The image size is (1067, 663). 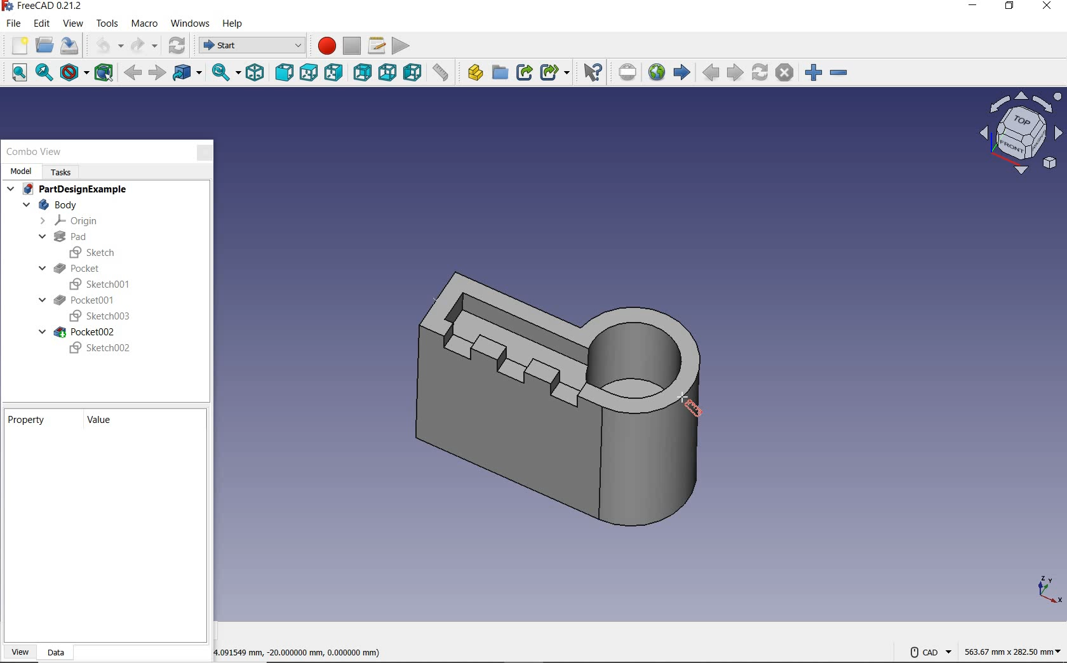 What do you see at coordinates (524, 72) in the screenshot?
I see `make link` at bounding box center [524, 72].